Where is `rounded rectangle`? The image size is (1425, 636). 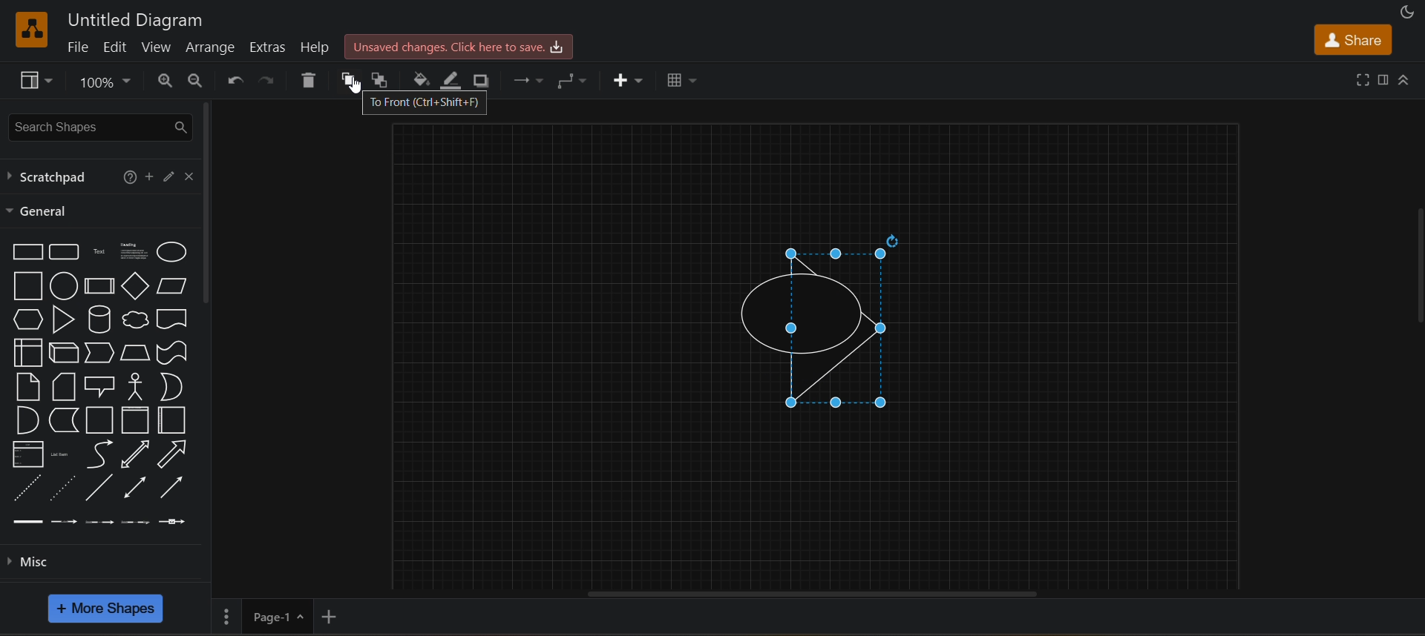
rounded rectangle is located at coordinates (65, 251).